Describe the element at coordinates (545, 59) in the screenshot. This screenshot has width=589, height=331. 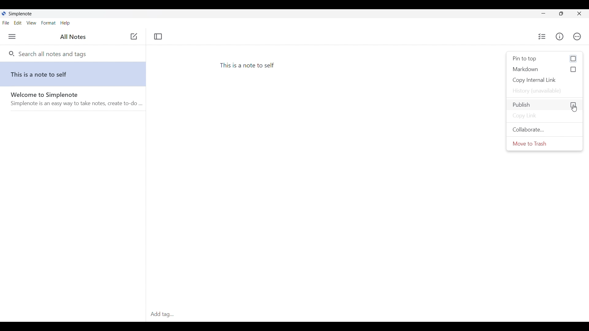
I see `Pin to top` at that location.